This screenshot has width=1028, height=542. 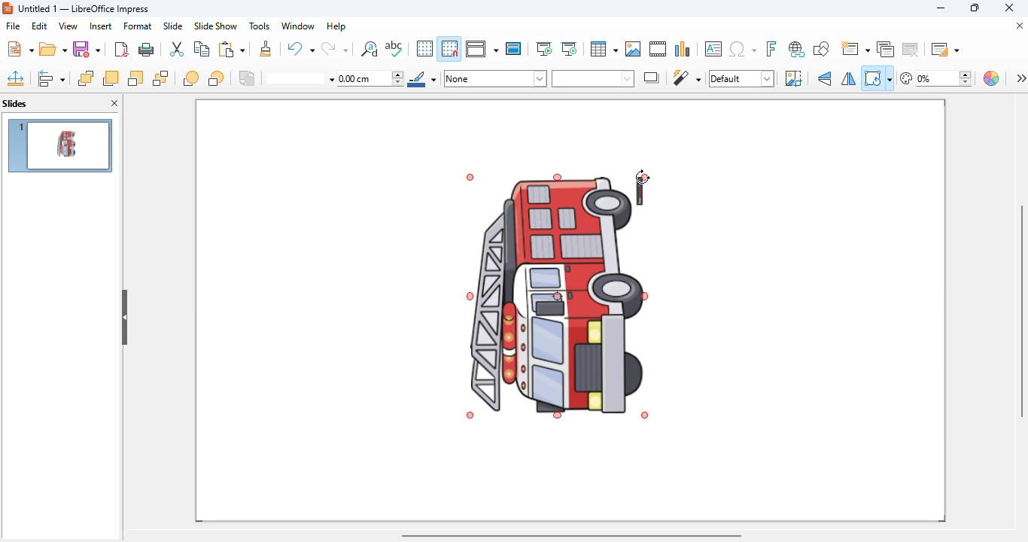 I want to click on tools, so click(x=259, y=26).